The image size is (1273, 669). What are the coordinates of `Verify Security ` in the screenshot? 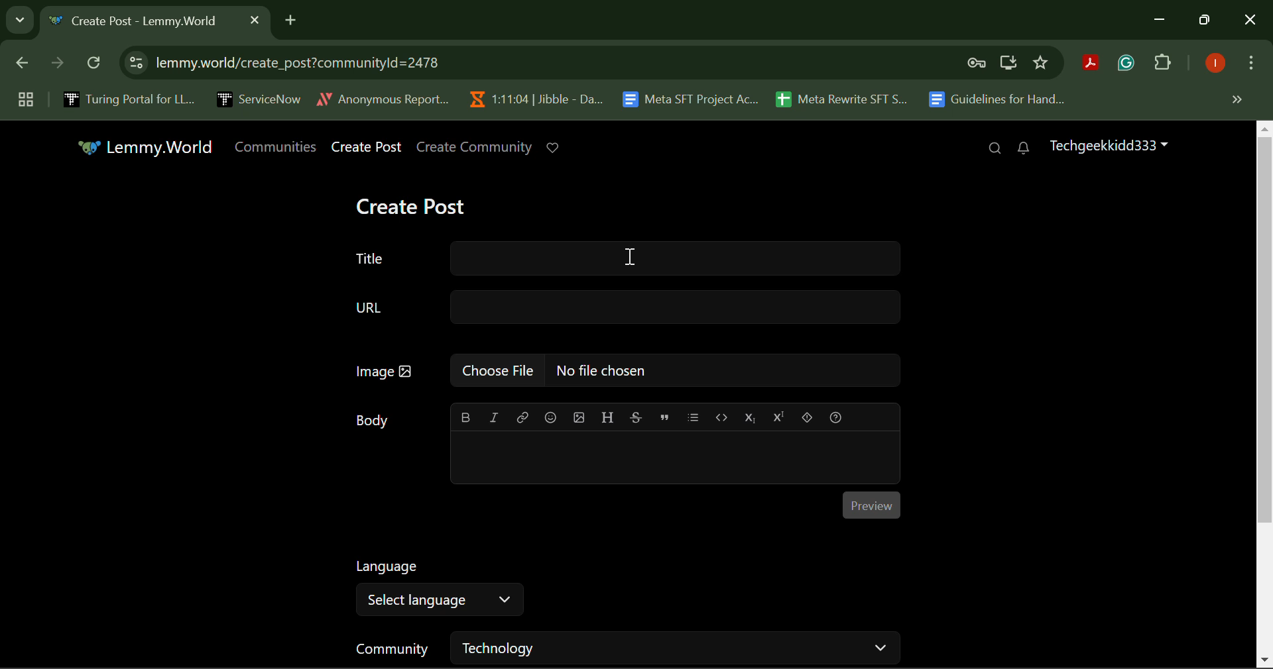 It's located at (979, 63).